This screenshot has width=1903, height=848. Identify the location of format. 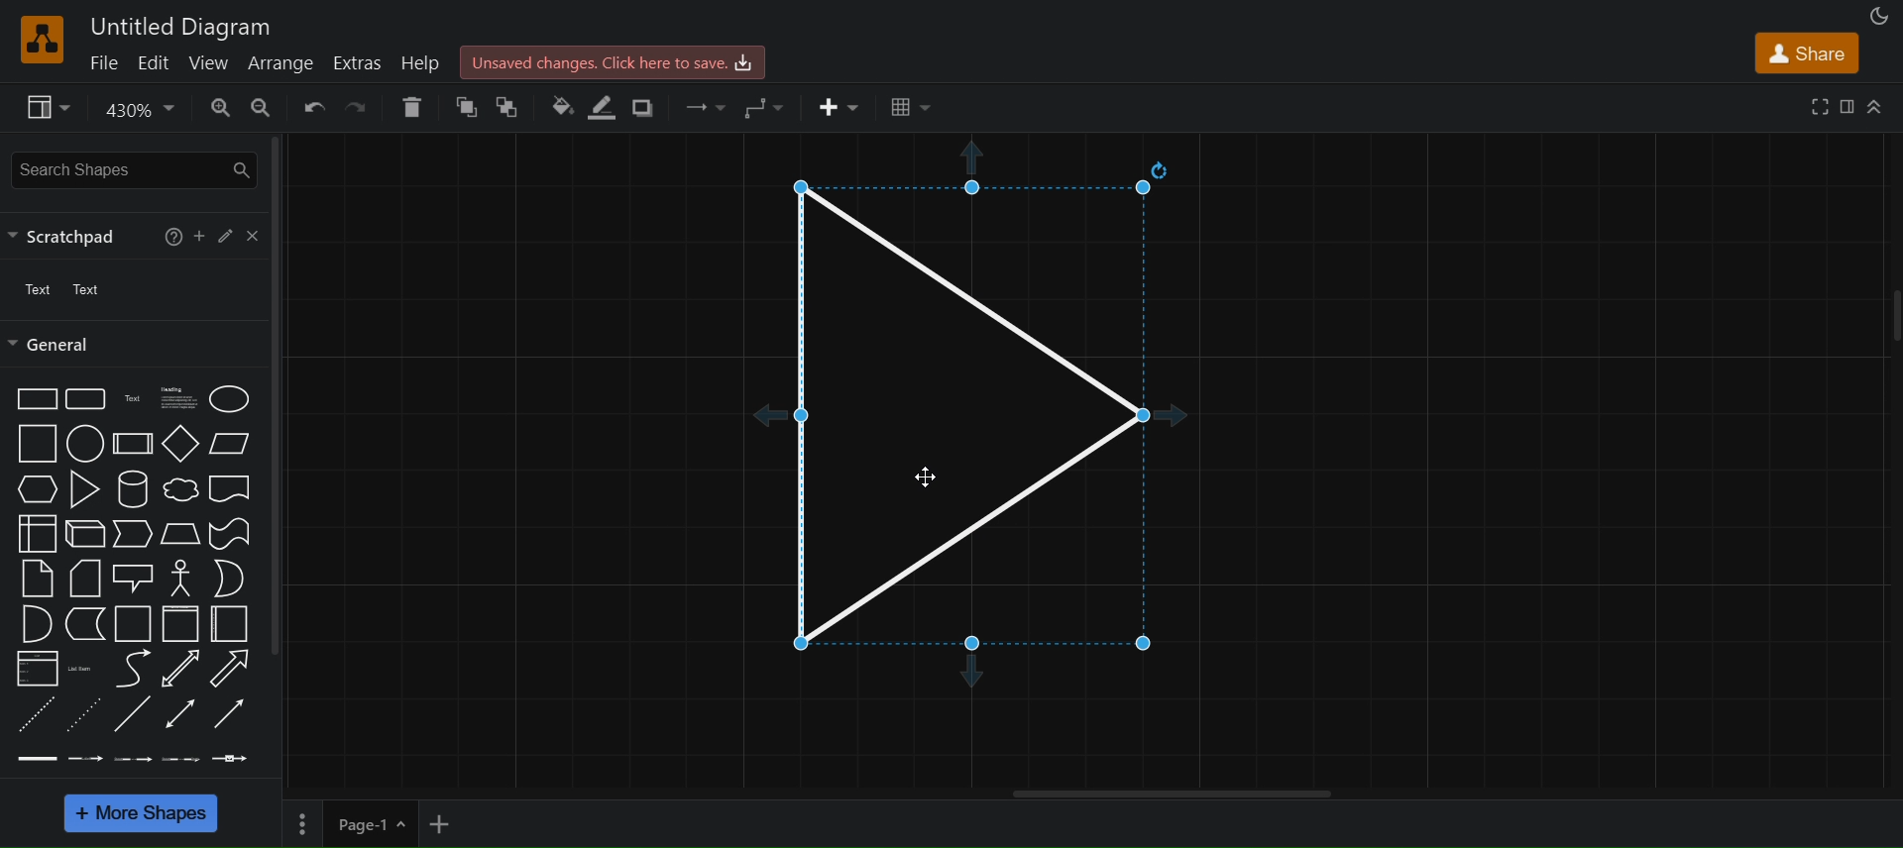
(1847, 106).